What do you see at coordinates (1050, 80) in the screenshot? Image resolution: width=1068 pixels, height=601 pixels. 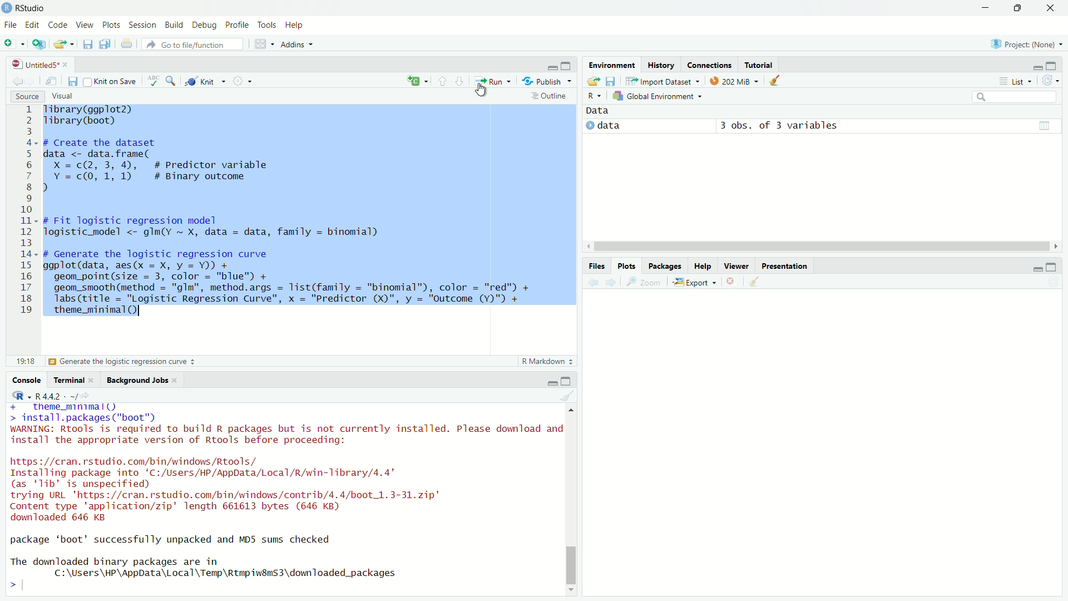 I see `Refresh the list of objects in the environment` at bounding box center [1050, 80].